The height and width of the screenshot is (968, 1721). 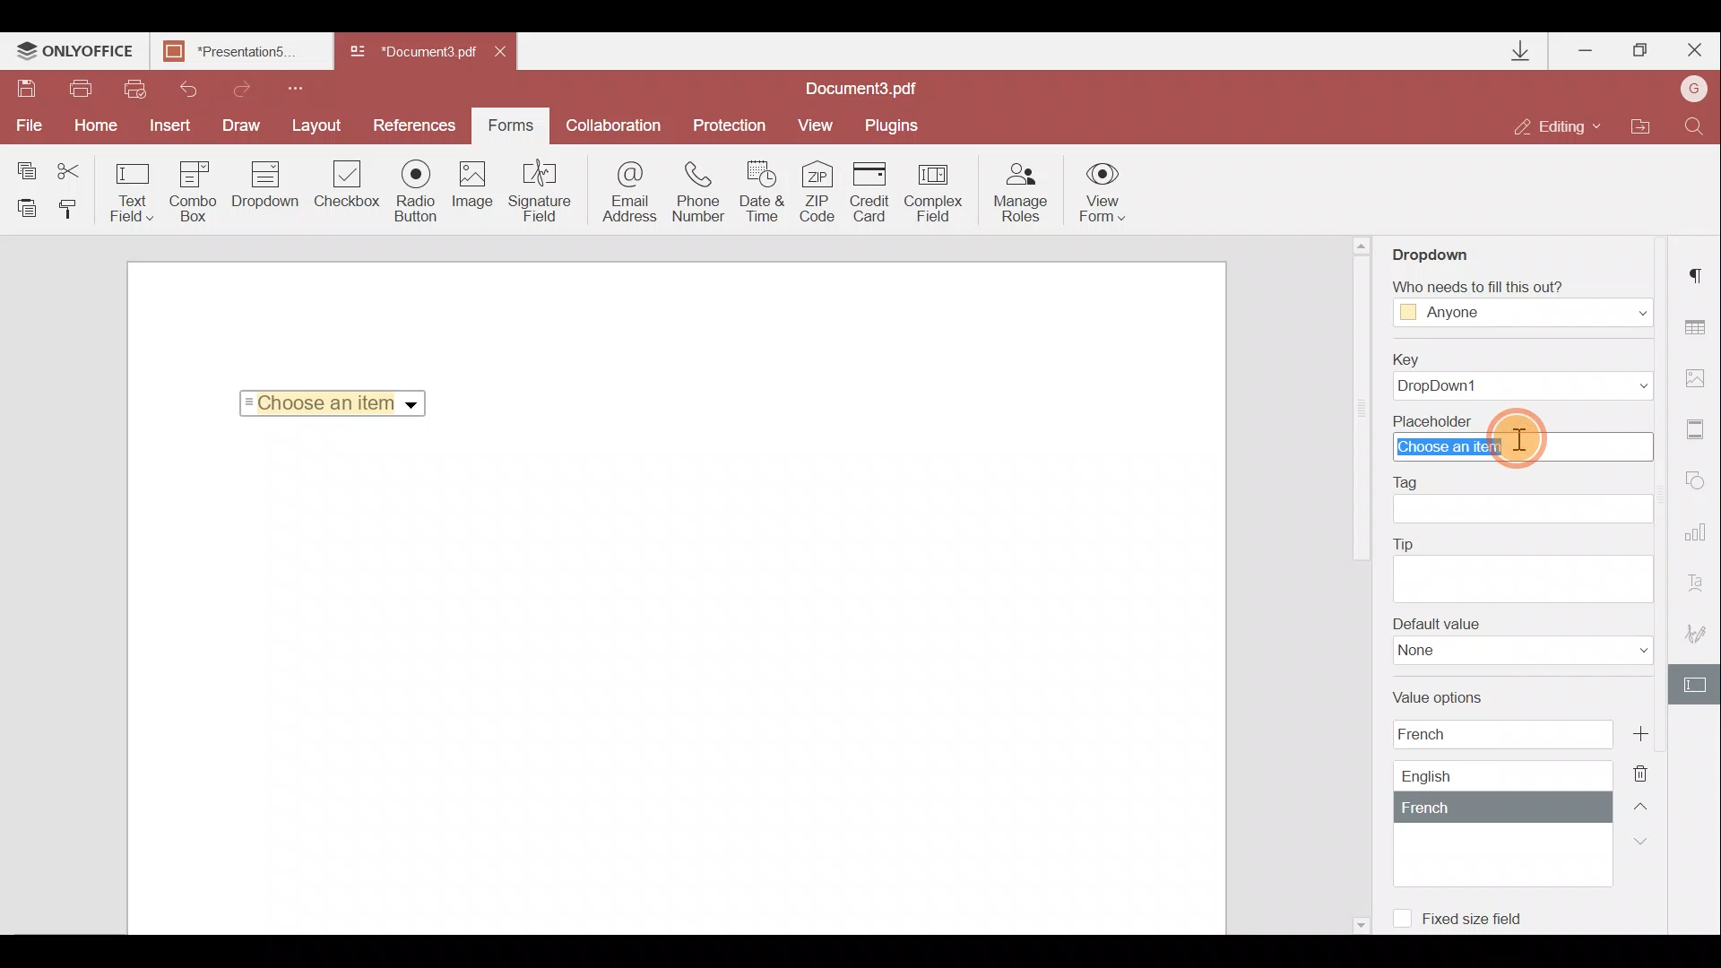 What do you see at coordinates (344, 187) in the screenshot?
I see `Checkbox` at bounding box center [344, 187].